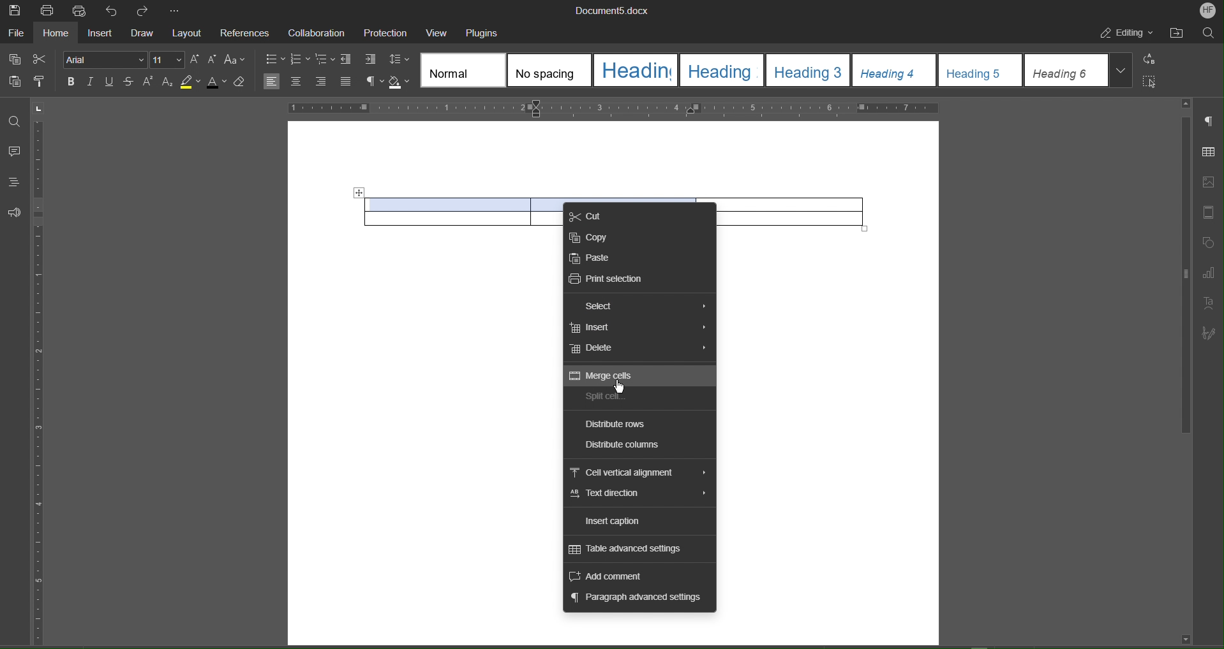 The image size is (1224, 649). Describe the element at coordinates (1211, 331) in the screenshot. I see `Signature` at that location.